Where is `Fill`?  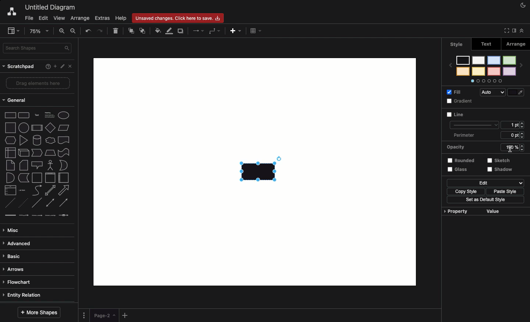
Fill is located at coordinates (517, 92).